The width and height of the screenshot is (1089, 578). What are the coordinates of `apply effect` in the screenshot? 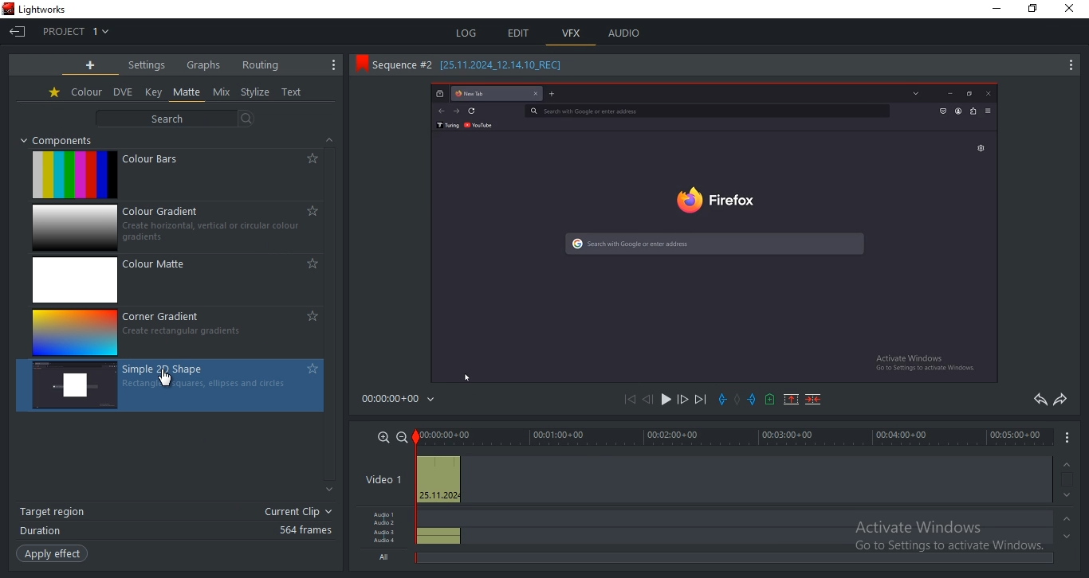 It's located at (51, 554).